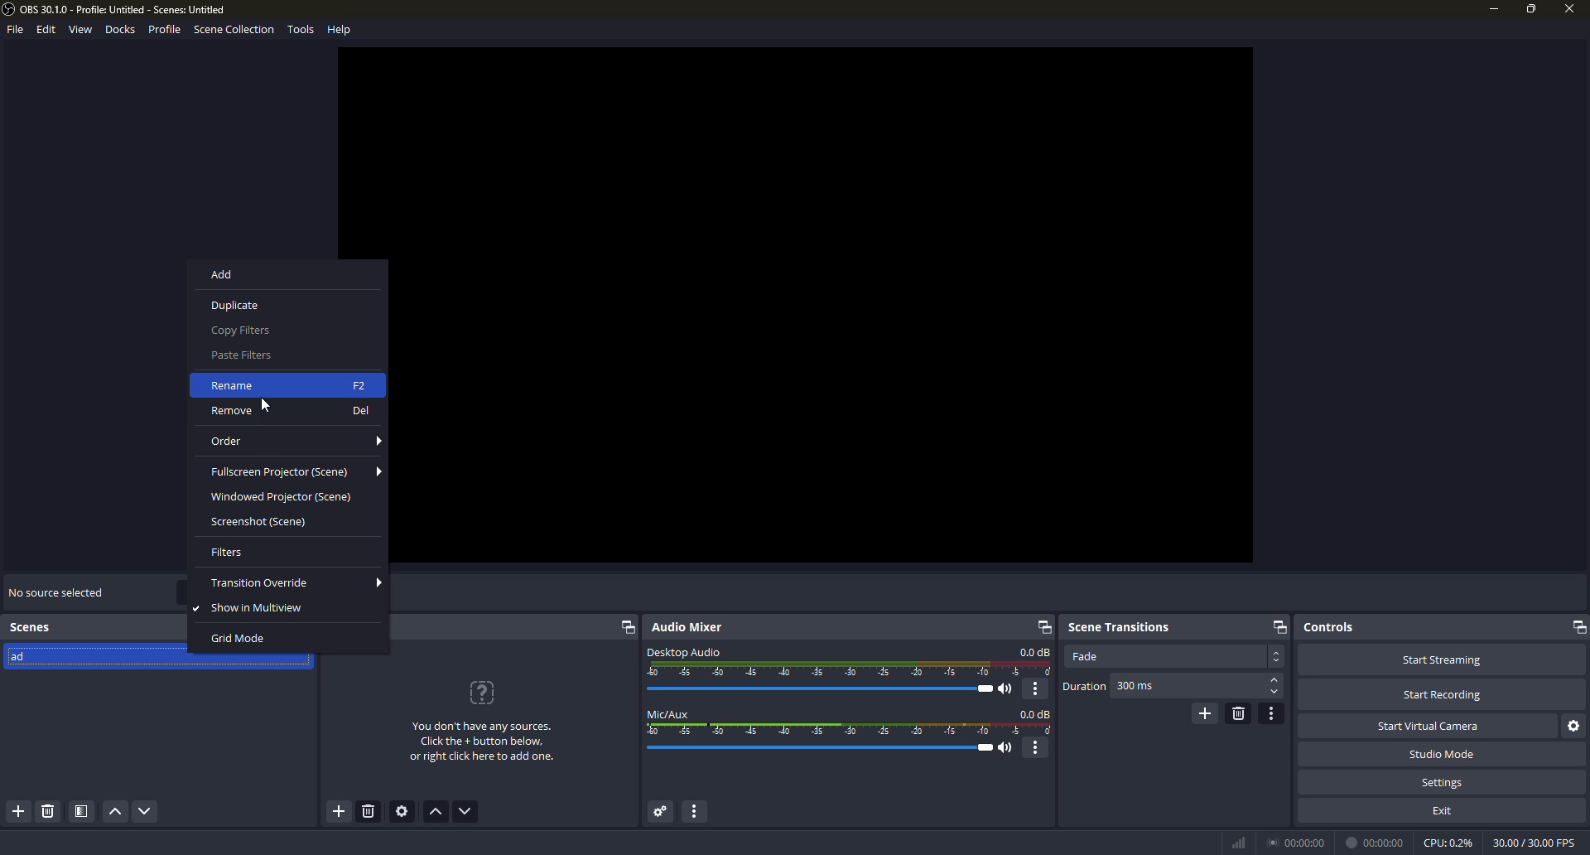 This screenshot has width=1590, height=855. What do you see at coordinates (282, 331) in the screenshot?
I see `Copy Filters` at bounding box center [282, 331].